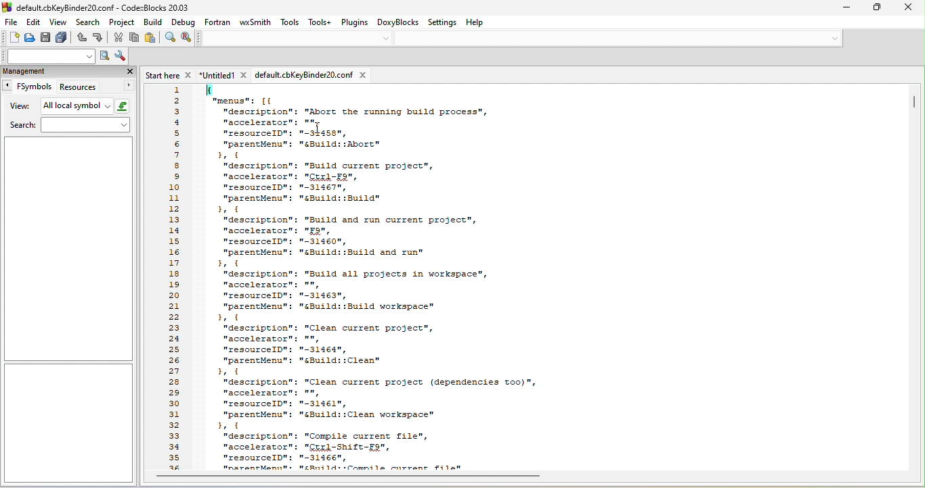 Image resolution: width=925 pixels, height=488 pixels. What do you see at coordinates (910, 9) in the screenshot?
I see `close` at bounding box center [910, 9].